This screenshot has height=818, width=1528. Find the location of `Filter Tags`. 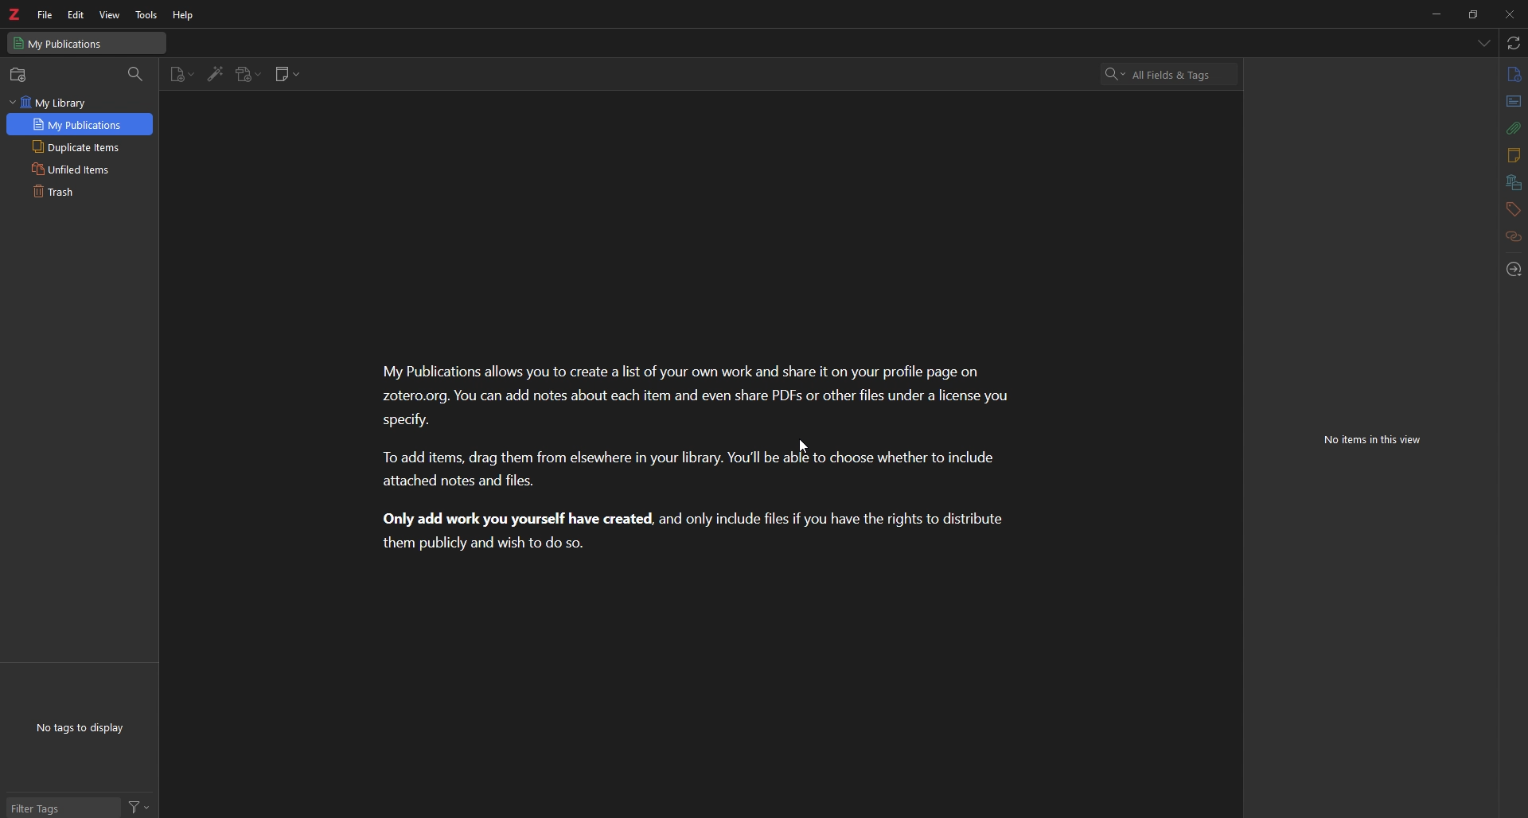

Filter Tags is located at coordinates (64, 808).